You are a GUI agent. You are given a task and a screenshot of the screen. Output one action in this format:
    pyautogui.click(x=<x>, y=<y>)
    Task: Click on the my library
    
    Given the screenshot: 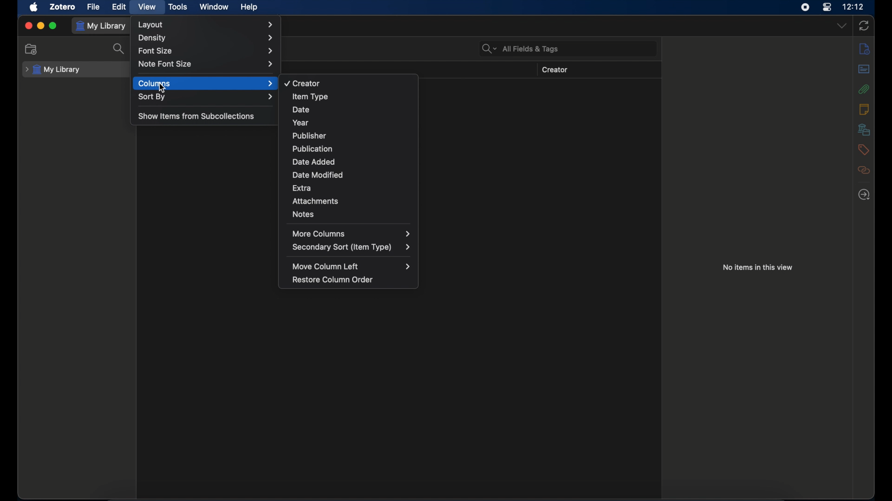 What is the action you would take?
    pyautogui.click(x=102, y=26)
    